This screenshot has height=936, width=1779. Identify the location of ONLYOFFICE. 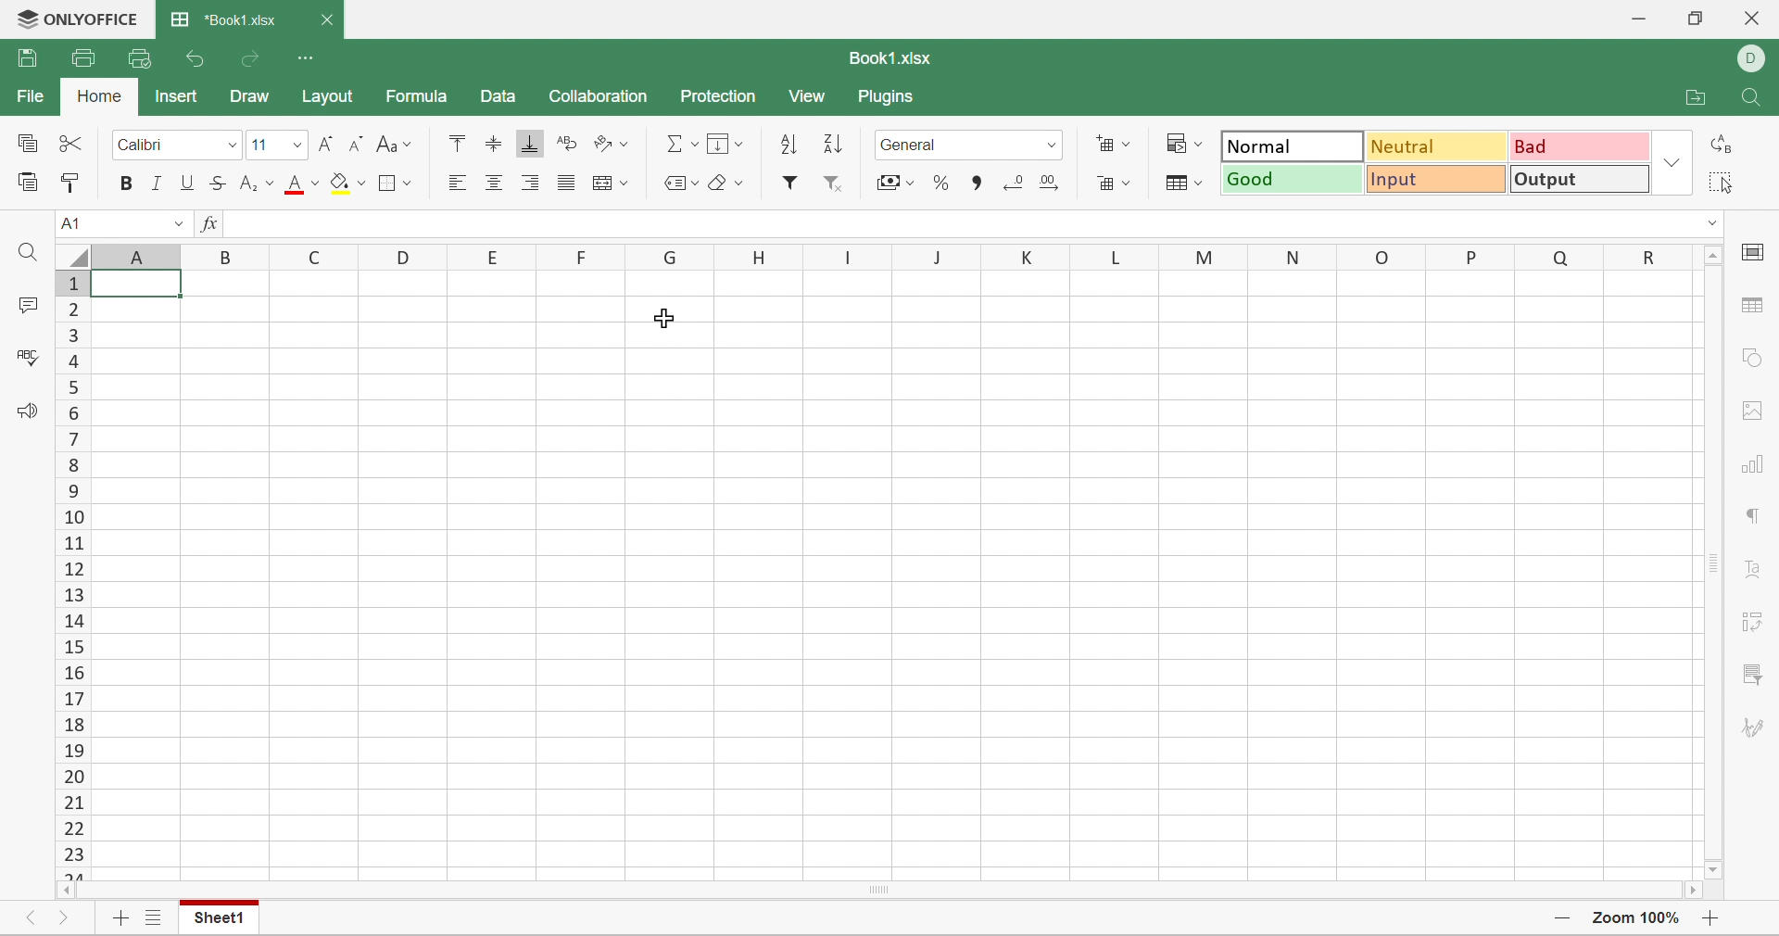
(76, 17).